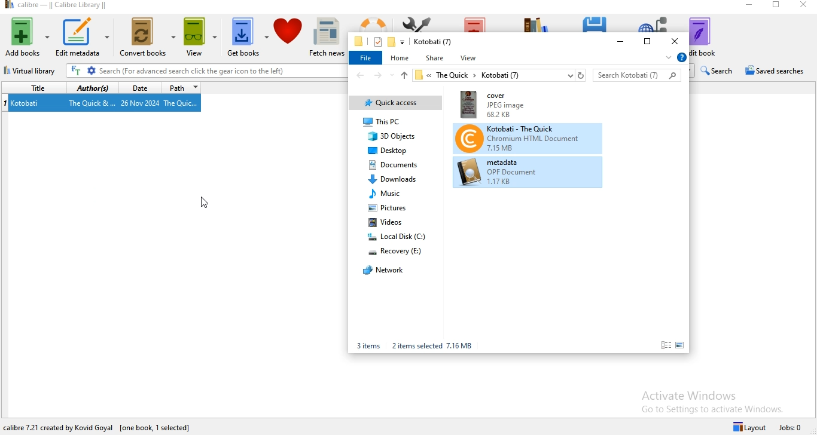 This screenshot has width=817, height=435. I want to click on 3d objects, so click(394, 136).